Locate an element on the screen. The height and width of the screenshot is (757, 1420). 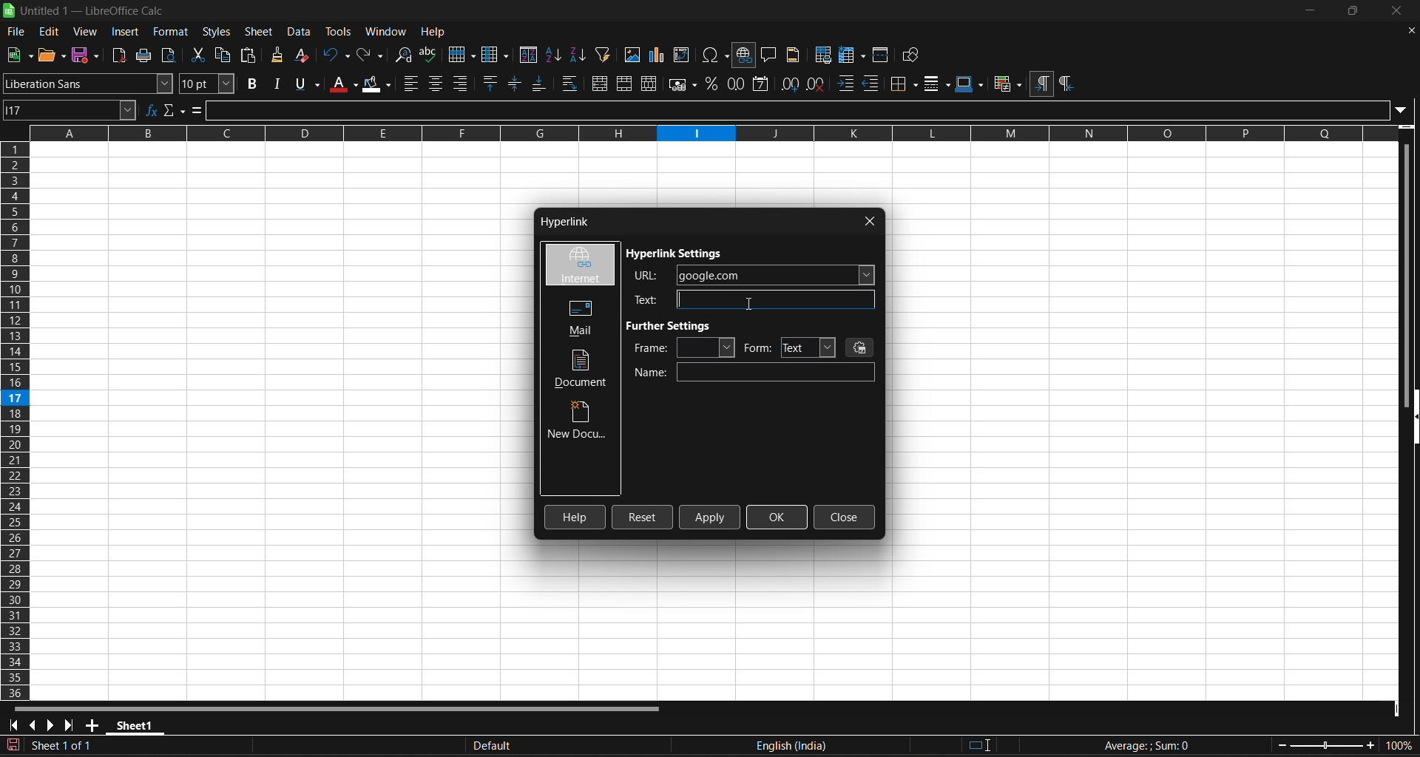
function wizard is located at coordinates (152, 110).